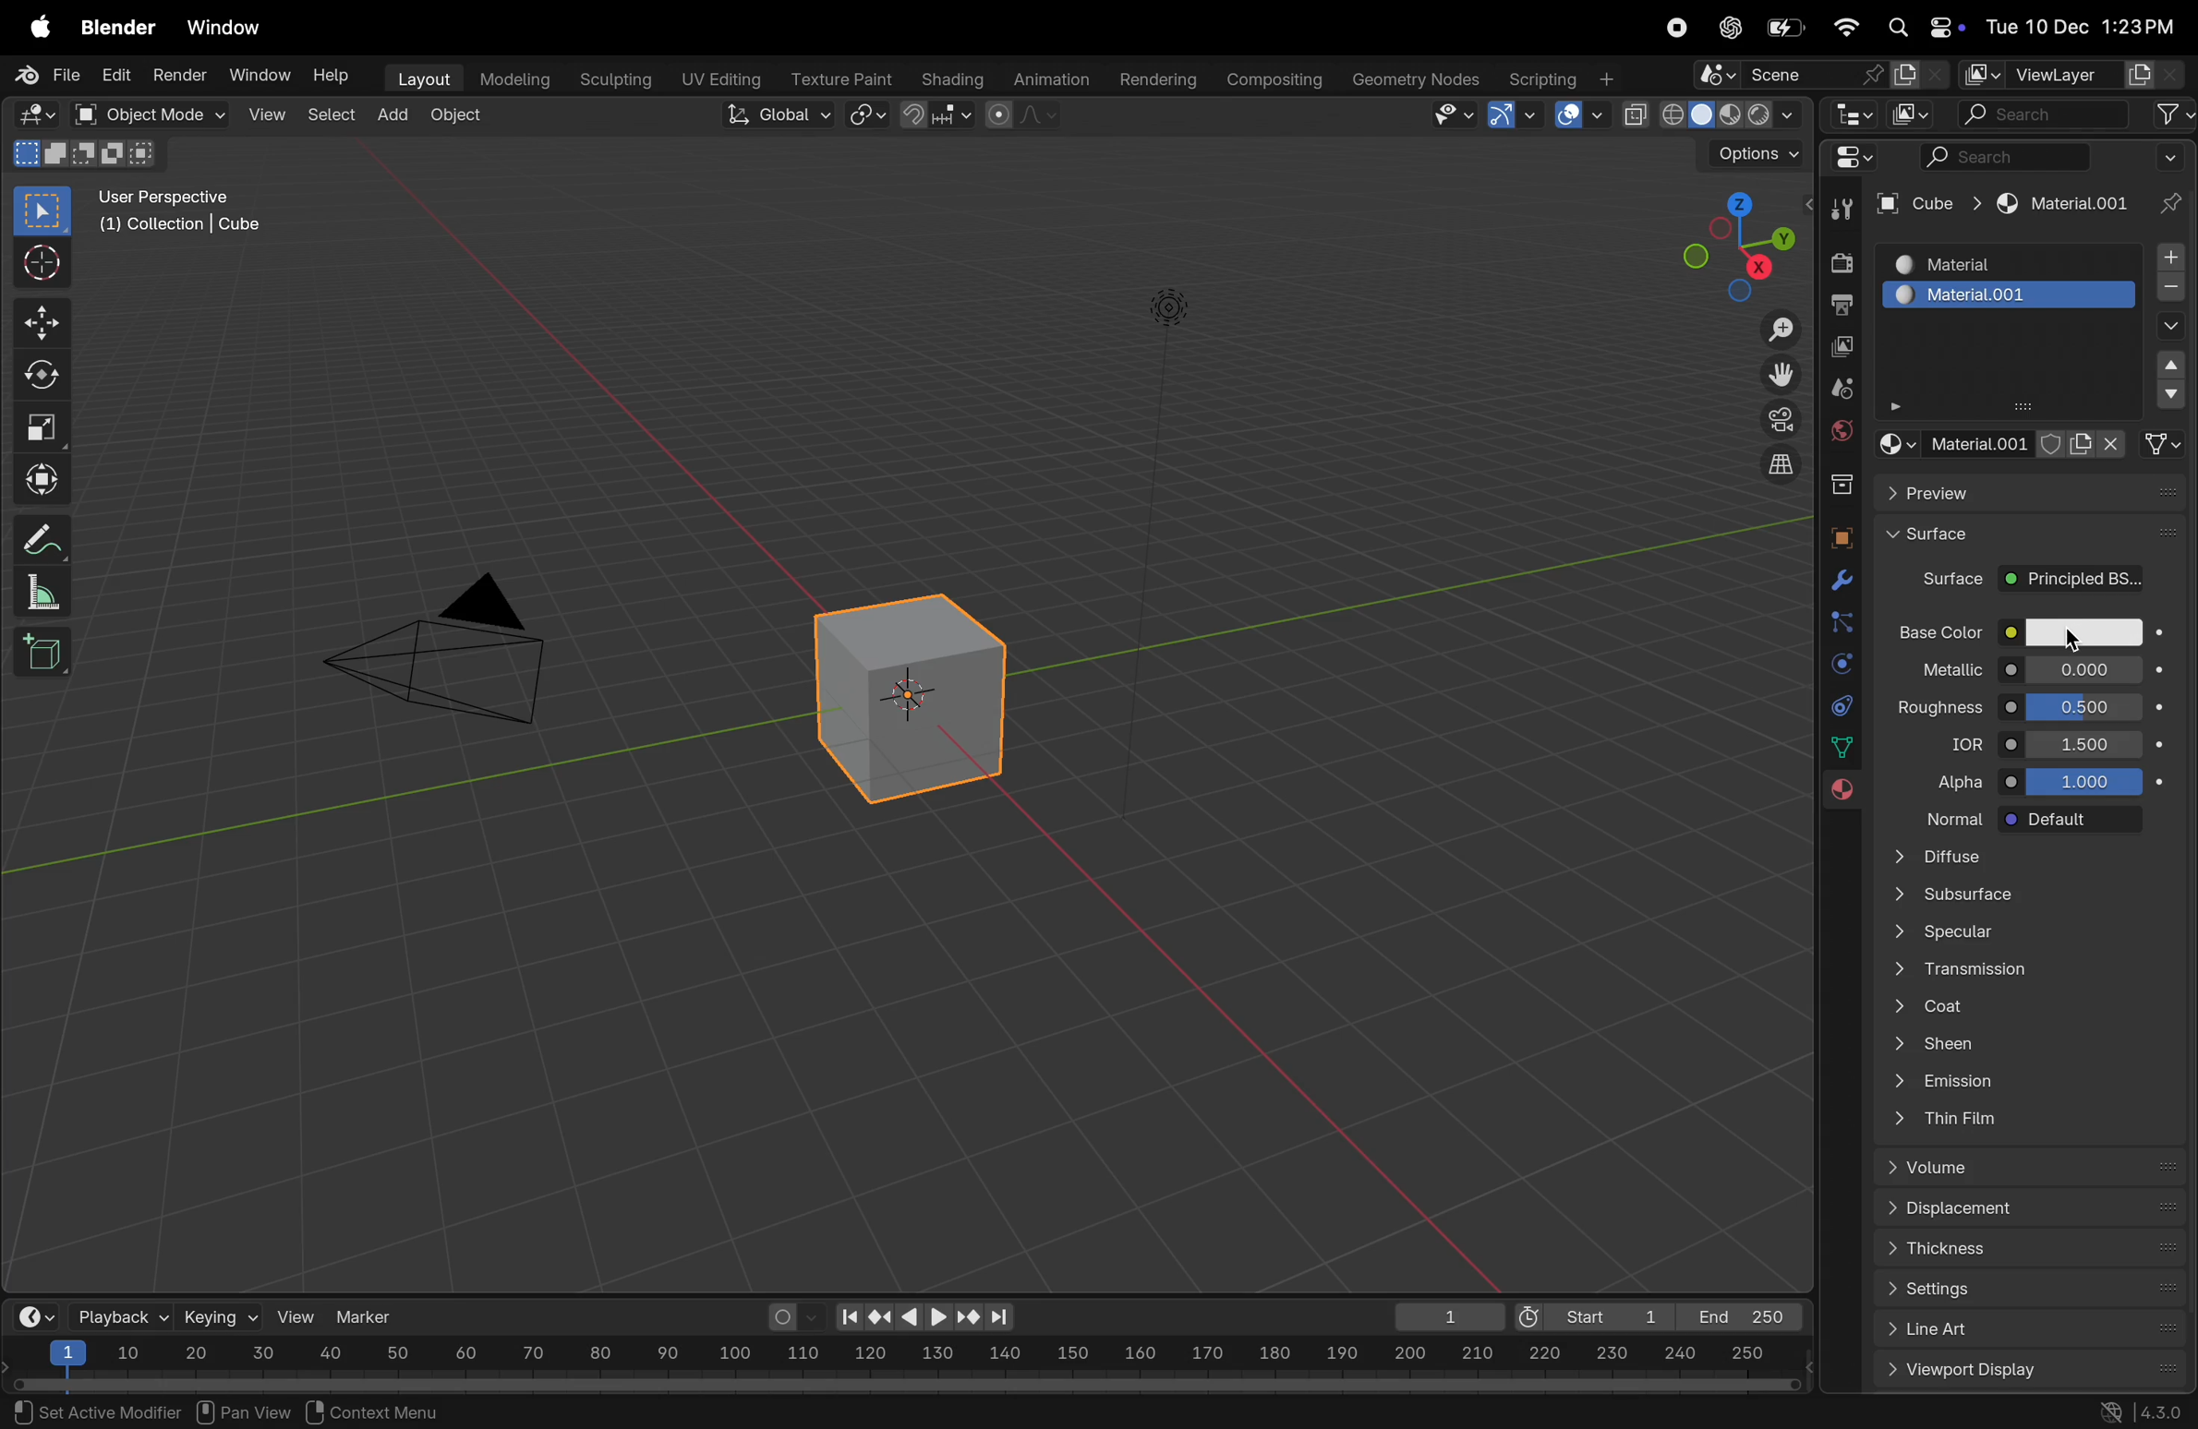 The height and width of the screenshot is (1429, 2198). Describe the element at coordinates (1577, 115) in the screenshot. I see `show overlays` at that location.